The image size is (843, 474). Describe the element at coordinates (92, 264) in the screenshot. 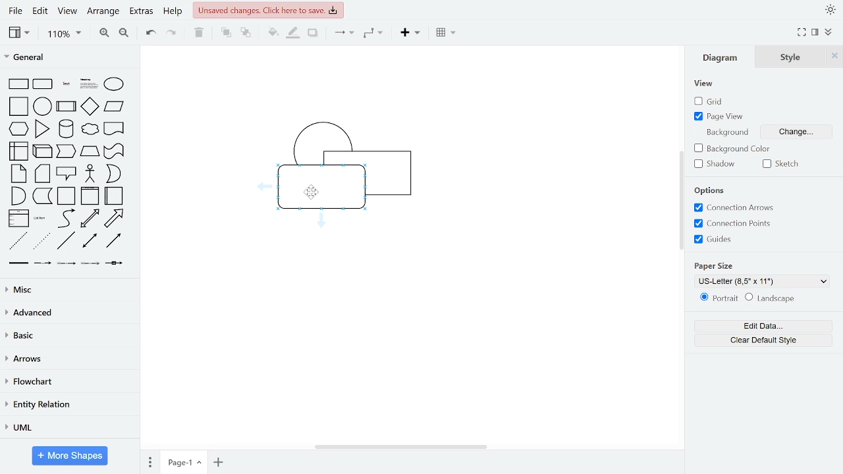

I see `connector with 3 label` at that location.